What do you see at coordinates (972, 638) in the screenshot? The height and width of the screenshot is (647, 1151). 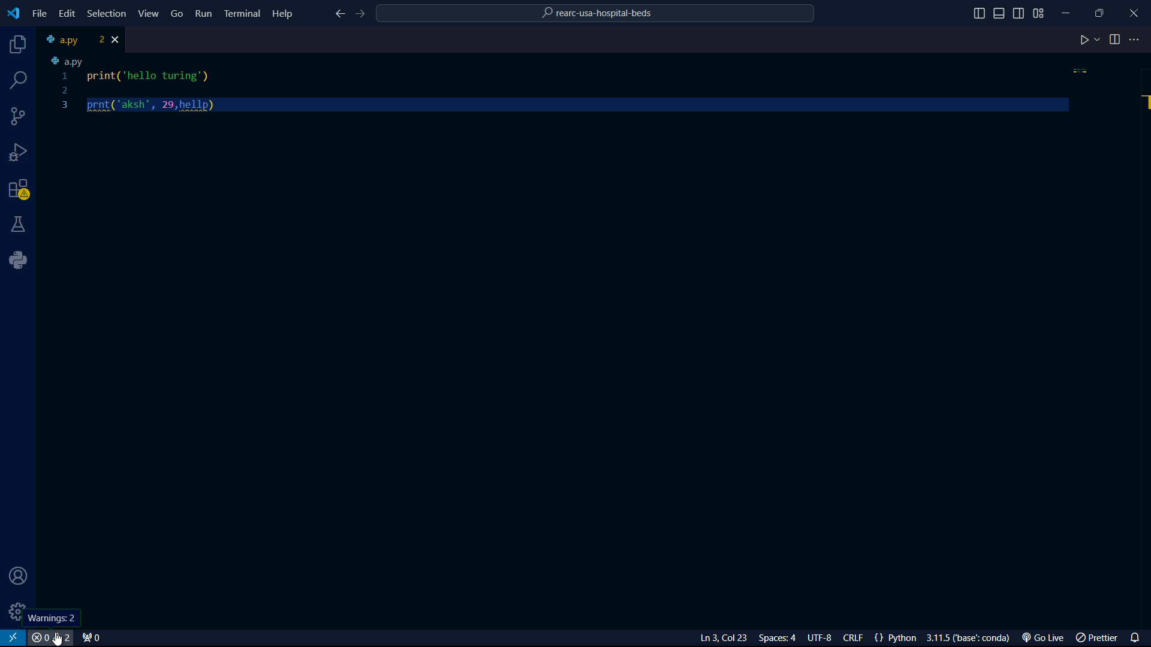 I see `3.1.5` at bounding box center [972, 638].